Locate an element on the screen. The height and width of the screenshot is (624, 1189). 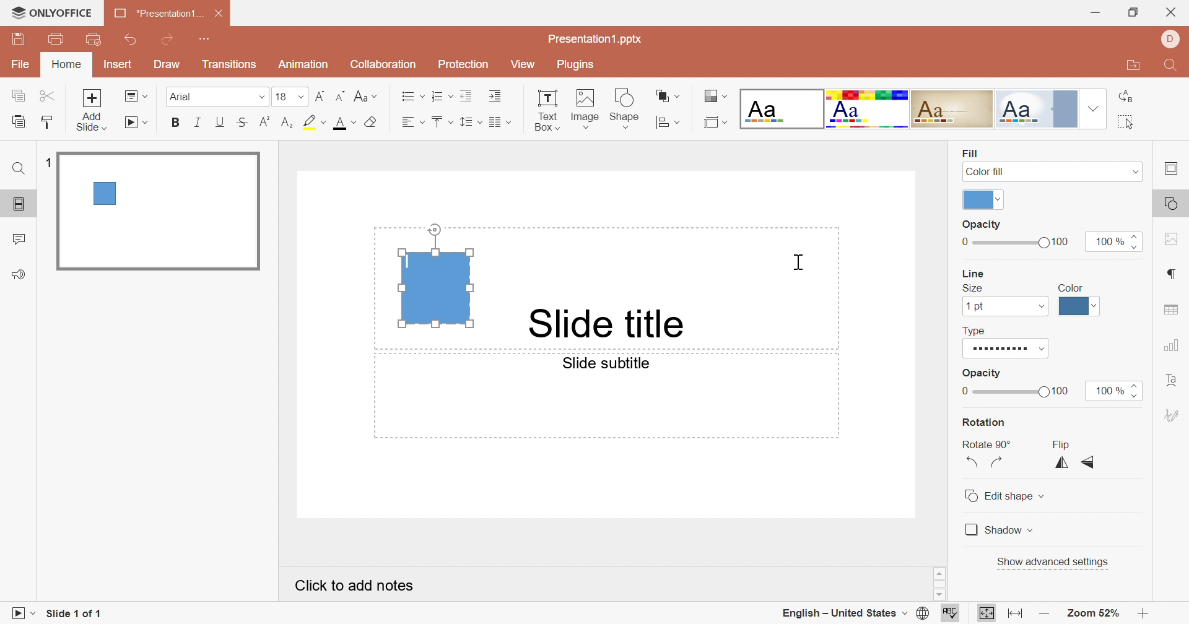
Bullets is located at coordinates (413, 97).